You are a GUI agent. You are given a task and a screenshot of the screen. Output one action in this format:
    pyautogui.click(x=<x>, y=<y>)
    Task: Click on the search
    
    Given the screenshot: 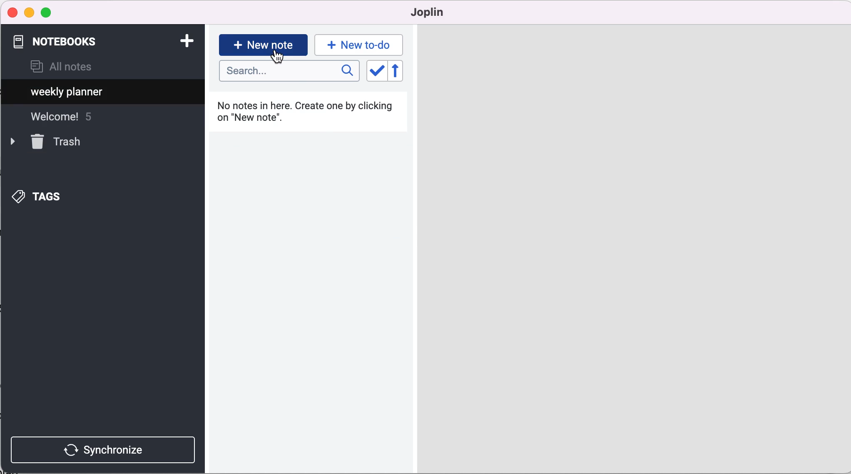 What is the action you would take?
    pyautogui.click(x=289, y=71)
    